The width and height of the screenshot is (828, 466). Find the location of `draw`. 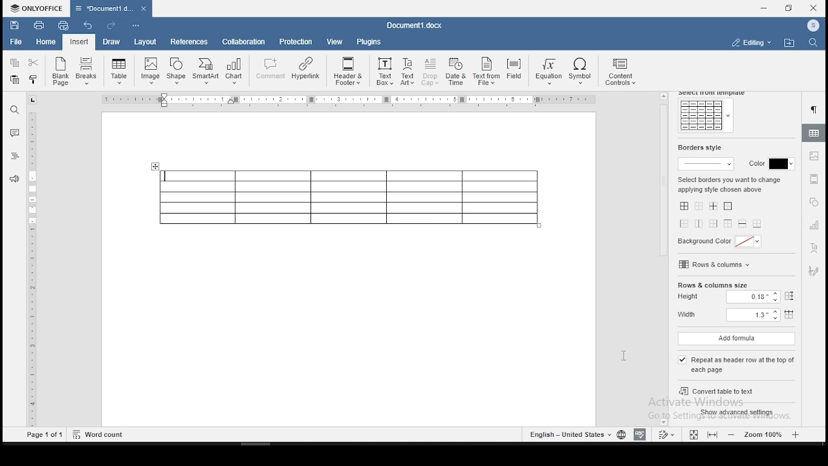

draw is located at coordinates (111, 43).